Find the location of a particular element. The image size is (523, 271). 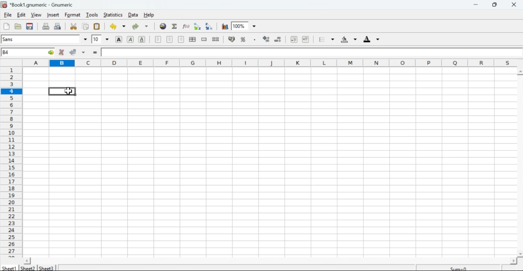

Formula is located at coordinates (186, 27).